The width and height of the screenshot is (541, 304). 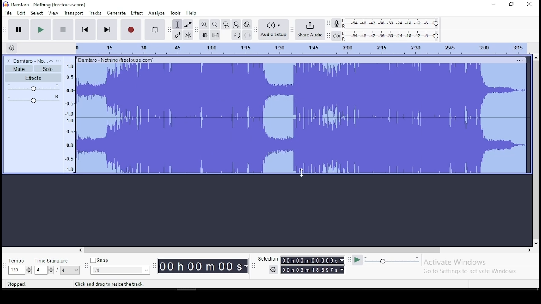 I want to click on help, so click(x=192, y=13).